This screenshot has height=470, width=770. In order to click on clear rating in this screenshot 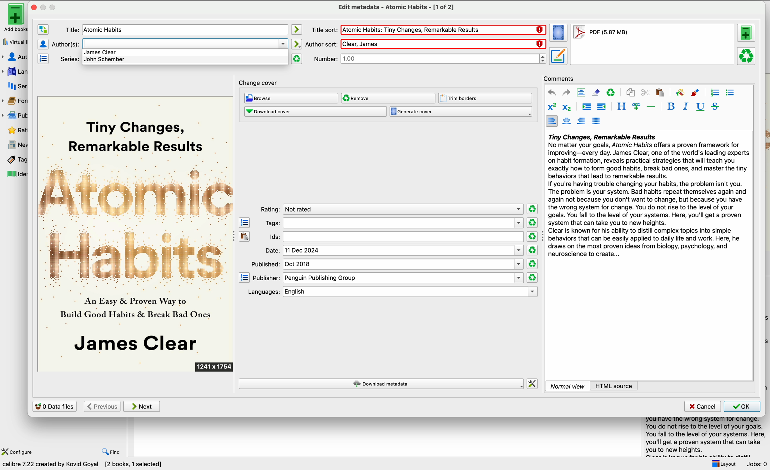, I will do `click(532, 264)`.